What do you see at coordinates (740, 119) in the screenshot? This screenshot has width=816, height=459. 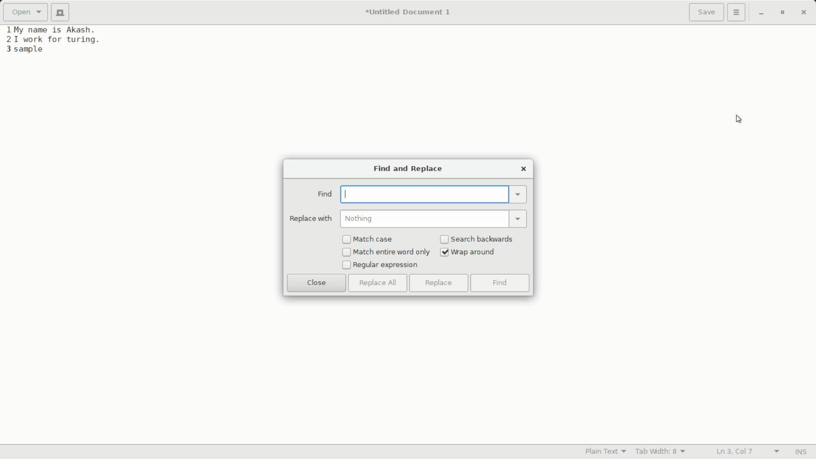 I see `cursor` at bounding box center [740, 119].